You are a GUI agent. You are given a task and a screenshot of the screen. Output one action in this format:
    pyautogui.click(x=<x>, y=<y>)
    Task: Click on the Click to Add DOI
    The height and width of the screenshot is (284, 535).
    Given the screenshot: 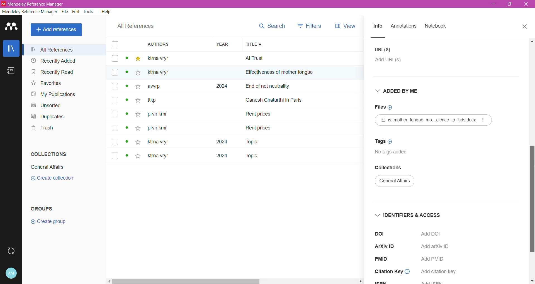 What is the action you would take?
    pyautogui.click(x=435, y=234)
    